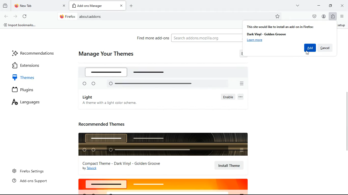  Describe the element at coordinates (91, 169) in the screenshot. I see `by Talwick` at that location.